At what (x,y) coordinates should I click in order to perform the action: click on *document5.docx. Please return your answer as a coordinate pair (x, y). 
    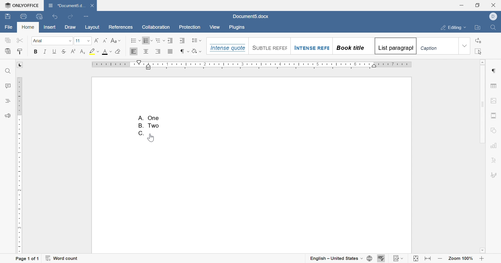
    Looking at the image, I should click on (67, 5).